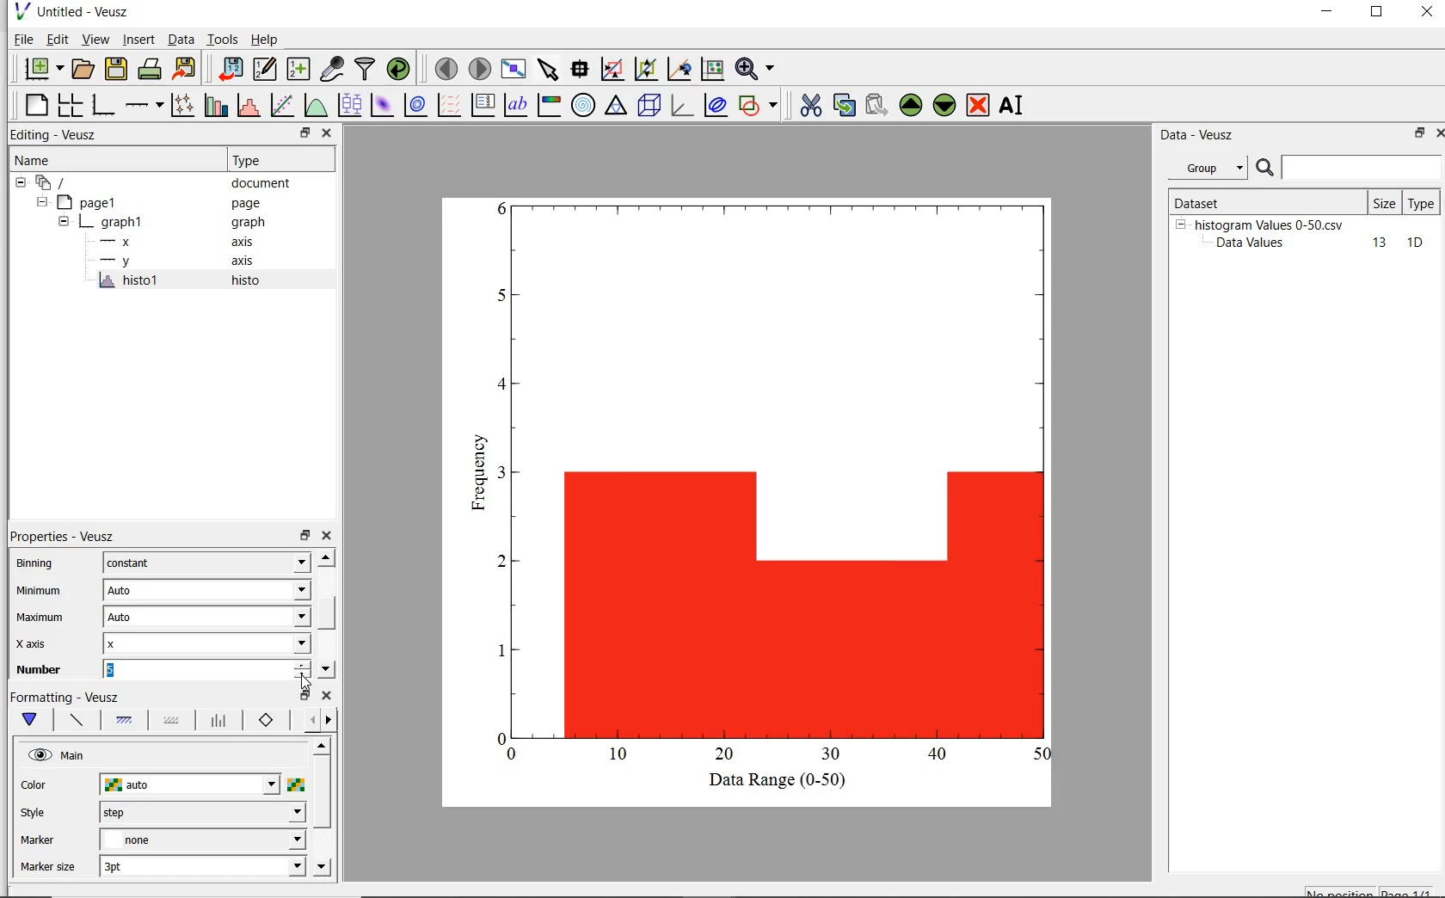 This screenshot has width=1445, height=898. What do you see at coordinates (261, 185) in the screenshot?
I see `document` at bounding box center [261, 185].